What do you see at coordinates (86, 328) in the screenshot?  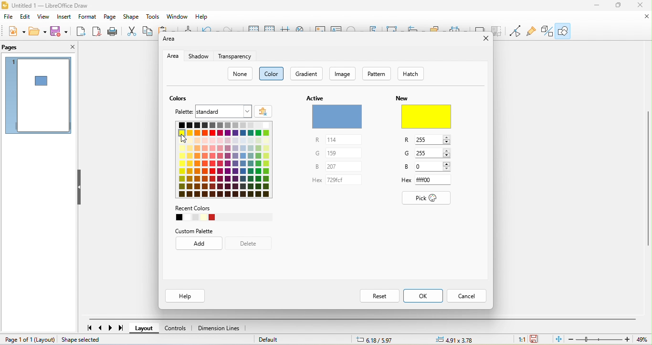 I see `first page` at bounding box center [86, 328].